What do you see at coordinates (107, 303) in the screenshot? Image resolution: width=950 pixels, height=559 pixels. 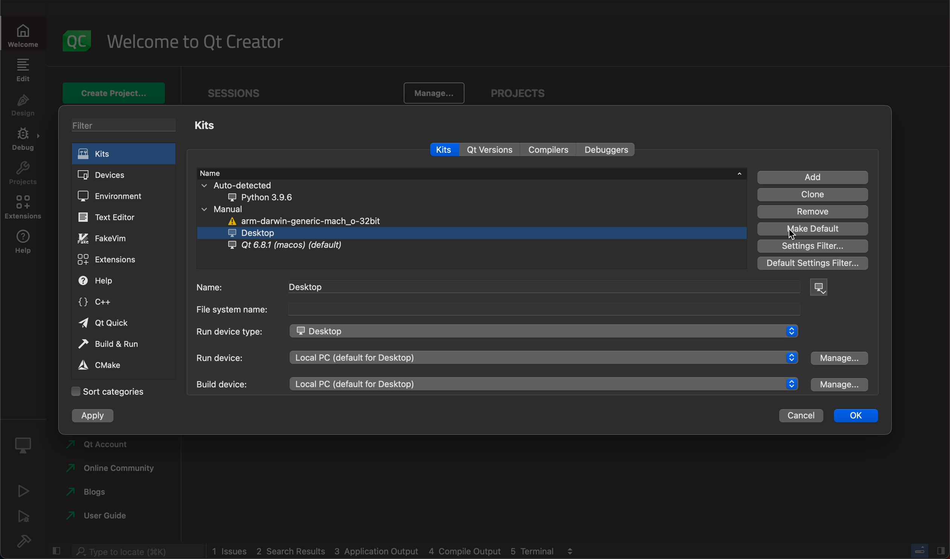 I see `c++` at bounding box center [107, 303].